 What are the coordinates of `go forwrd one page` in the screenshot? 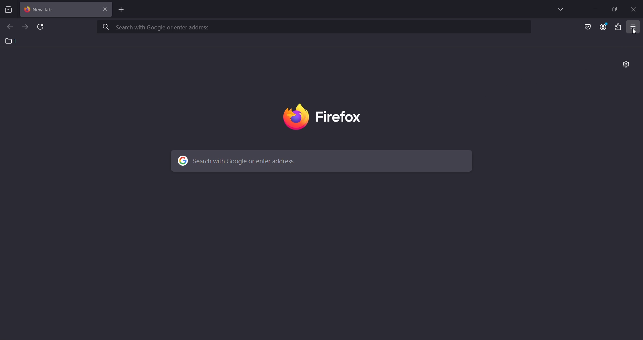 It's located at (25, 26).